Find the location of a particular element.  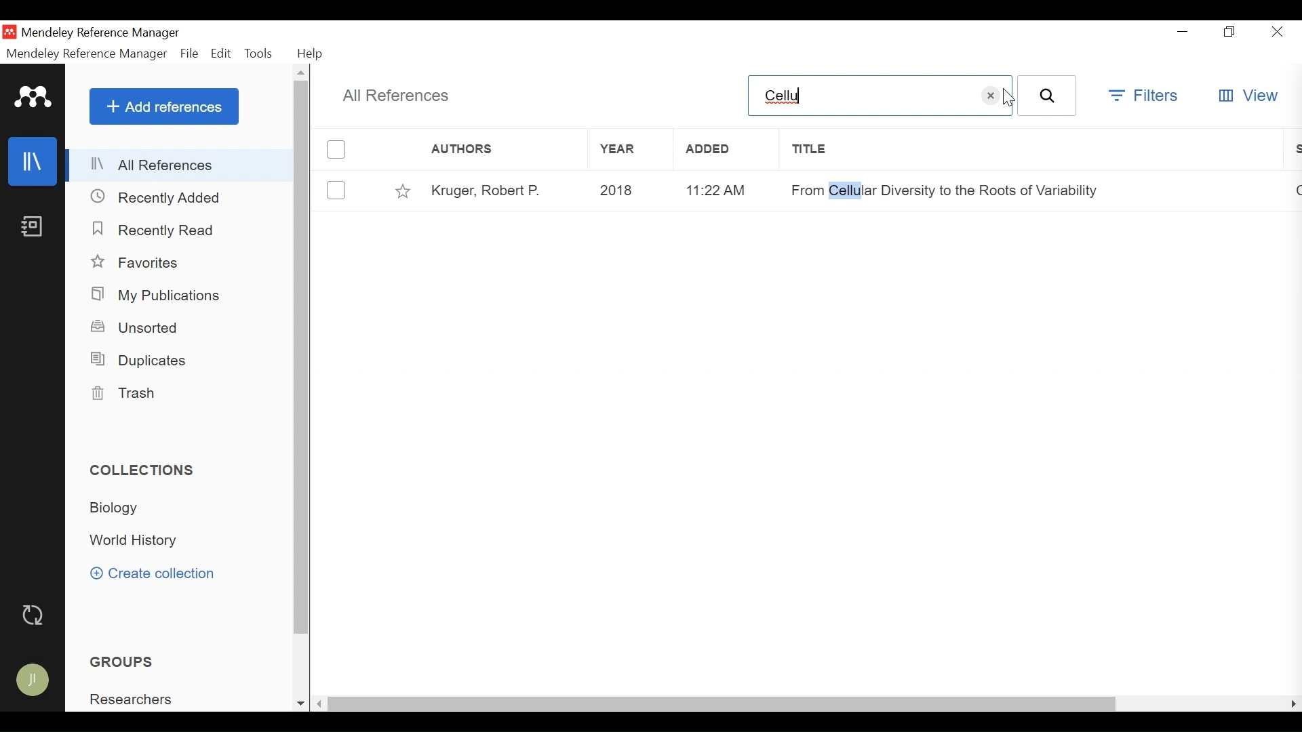

Duplicates is located at coordinates (144, 361).